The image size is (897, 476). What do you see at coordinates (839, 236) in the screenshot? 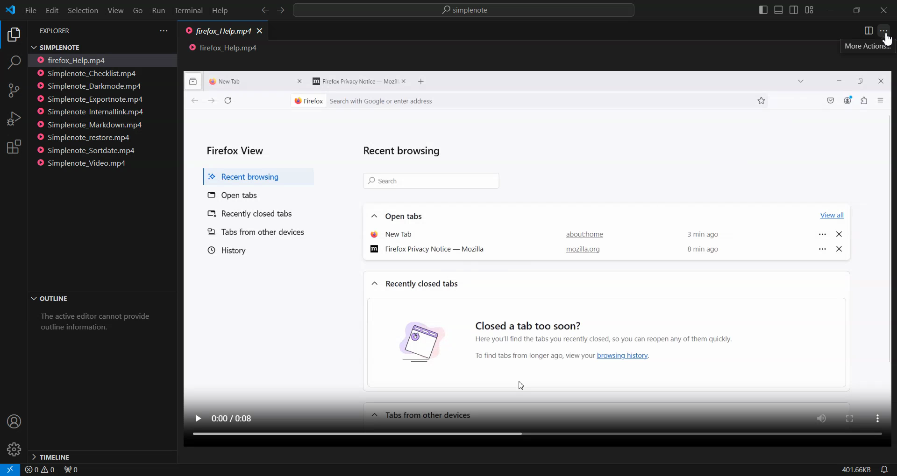
I see `close` at bounding box center [839, 236].